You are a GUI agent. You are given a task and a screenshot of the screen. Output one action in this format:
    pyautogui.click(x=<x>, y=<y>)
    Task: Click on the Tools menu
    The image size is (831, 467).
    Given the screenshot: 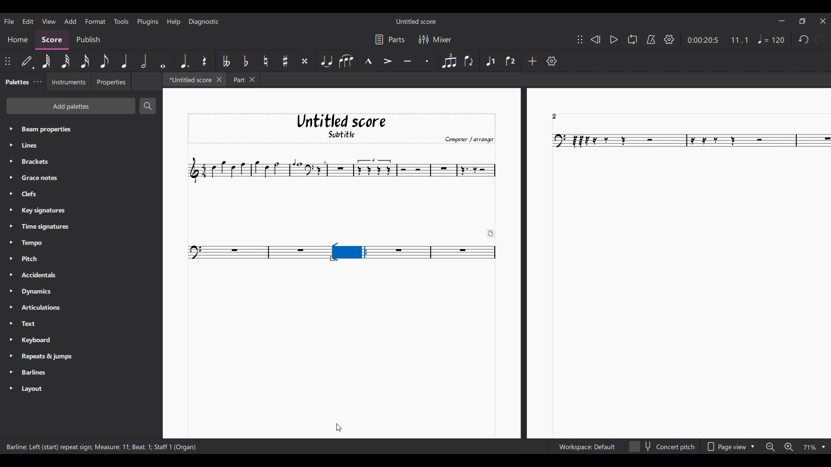 What is the action you would take?
    pyautogui.click(x=121, y=21)
    